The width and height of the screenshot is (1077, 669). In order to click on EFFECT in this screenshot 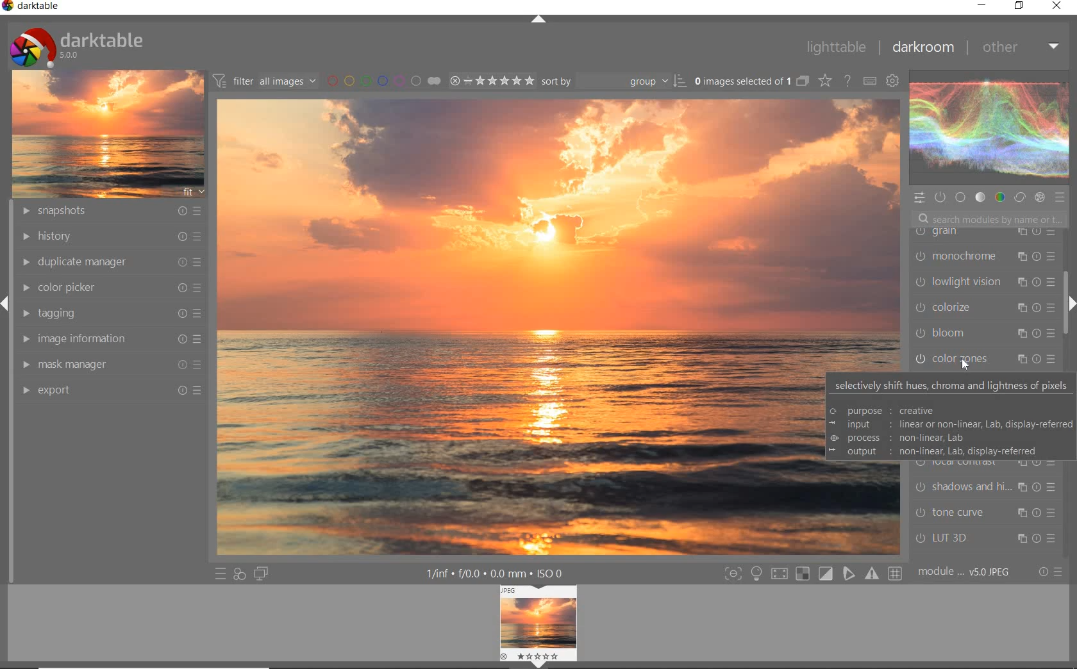, I will do `click(1039, 198)`.